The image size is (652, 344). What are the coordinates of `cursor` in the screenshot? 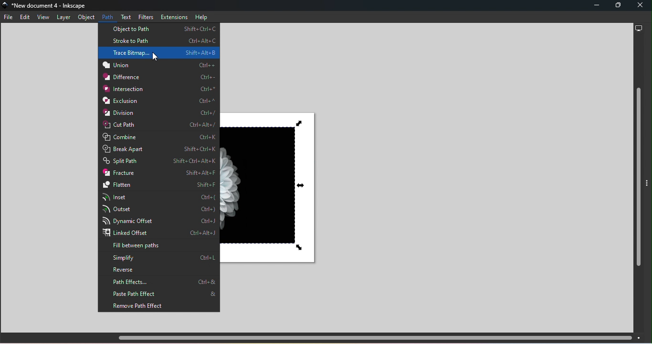 It's located at (154, 57).